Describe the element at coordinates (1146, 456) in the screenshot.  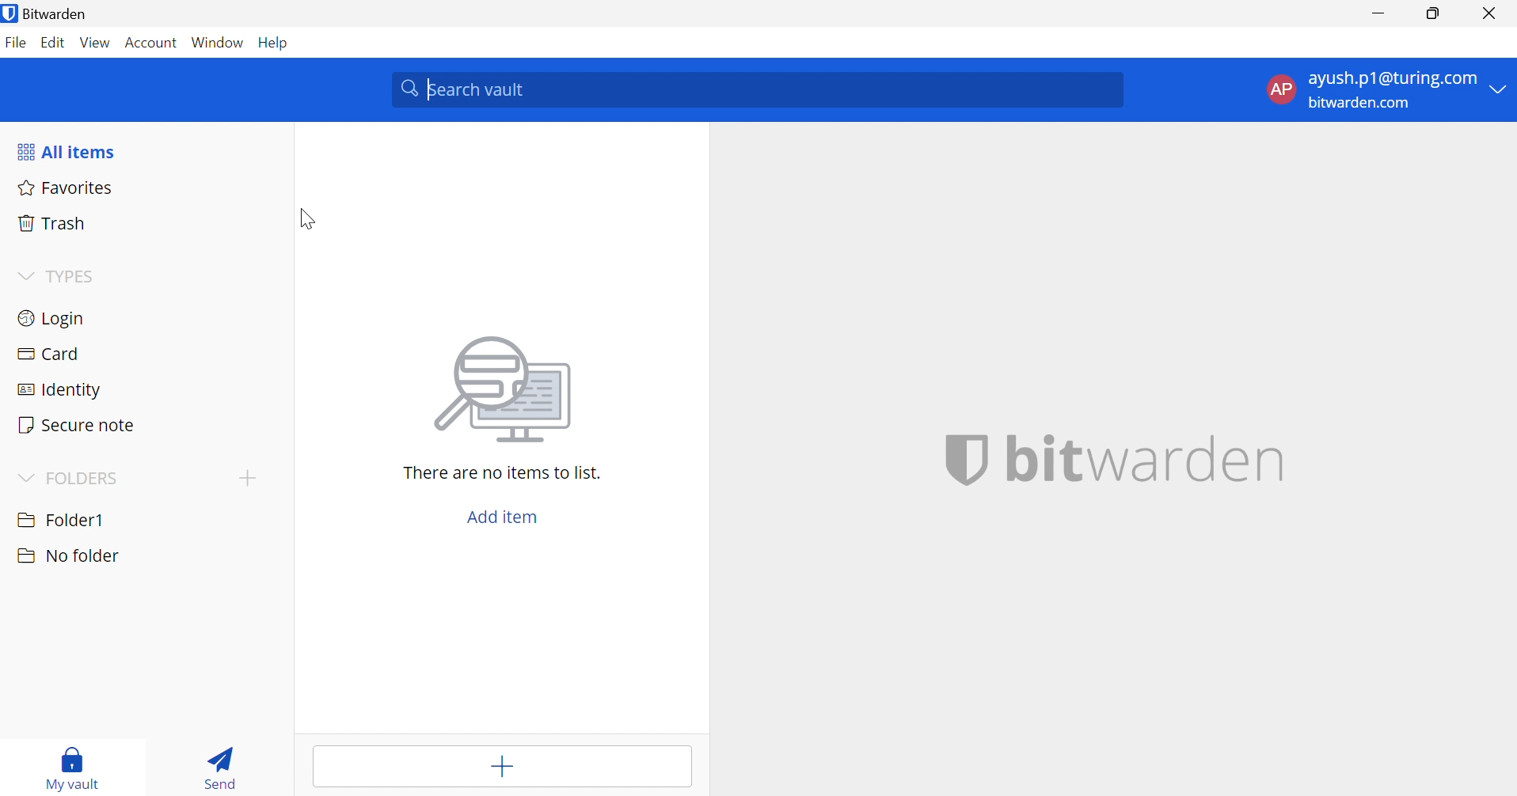
I see `bitwarden` at that location.